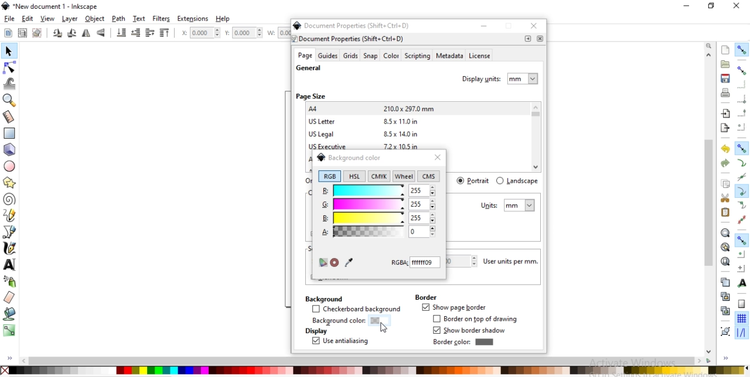 The height and width of the screenshot is (377, 750). Describe the element at coordinates (335, 263) in the screenshot. I see `out of gamut` at that location.